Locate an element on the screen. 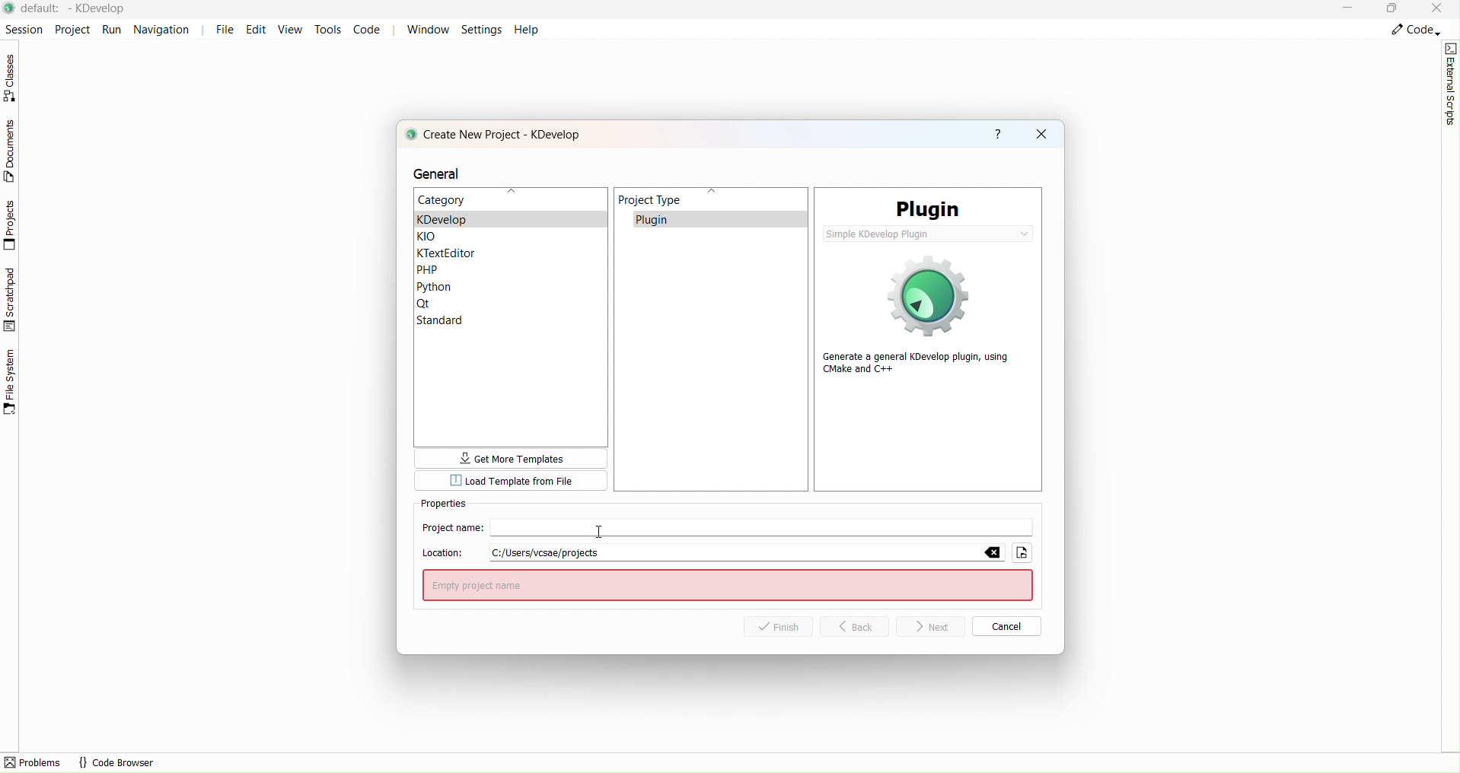 This screenshot has width=1460, height=773. Standar is located at coordinates (449, 321).